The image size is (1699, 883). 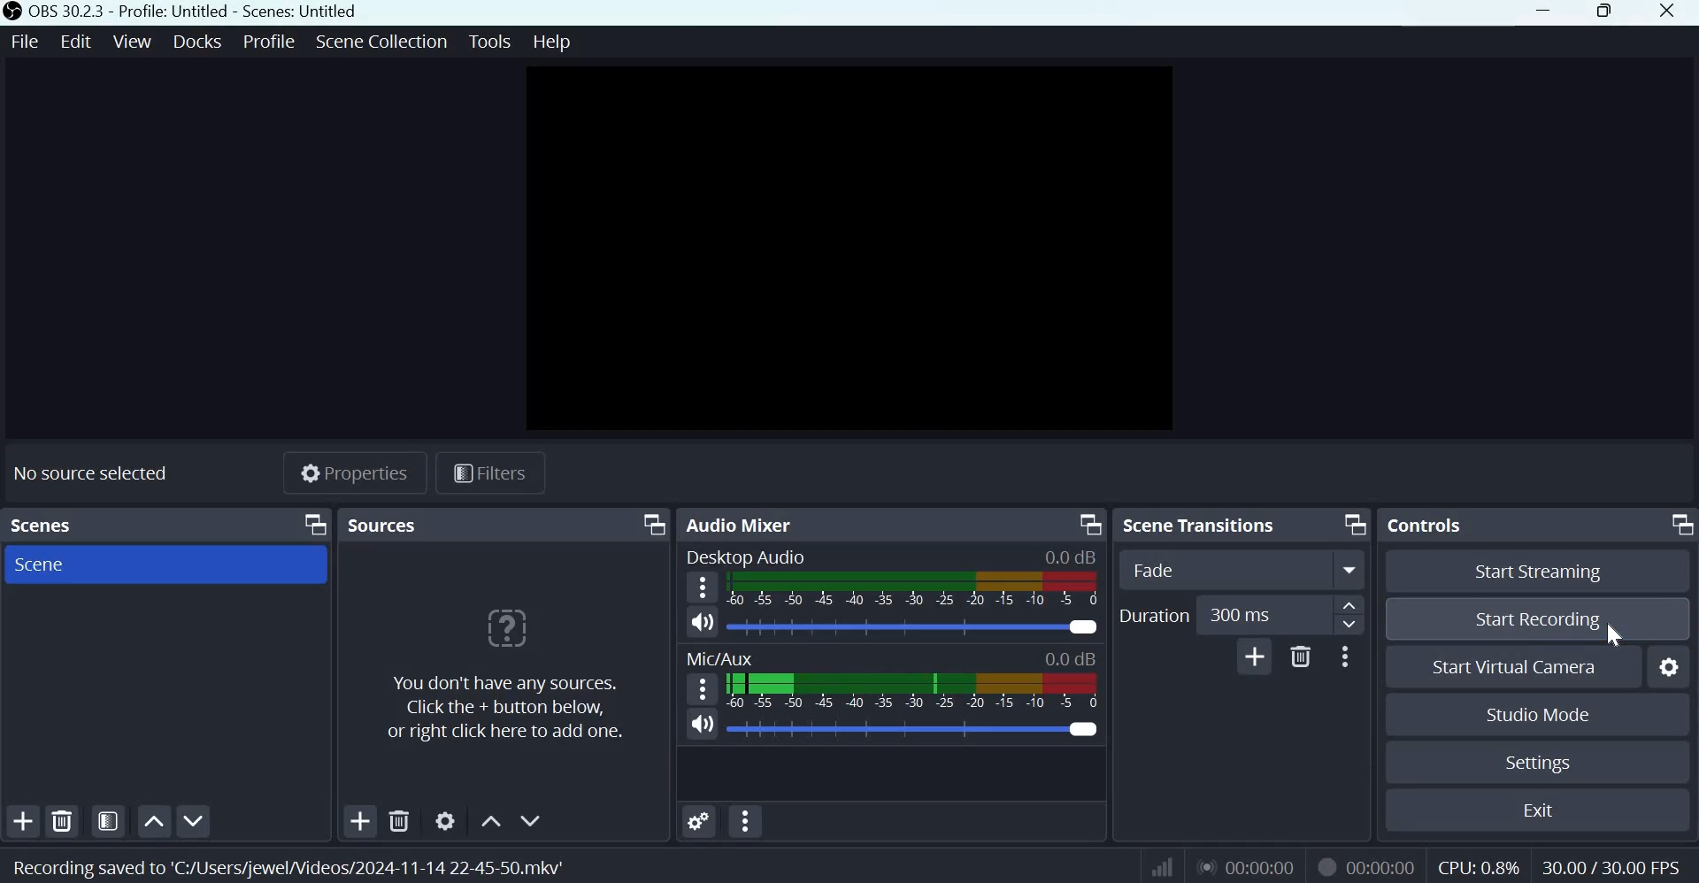 I want to click on Filters, so click(x=487, y=472).